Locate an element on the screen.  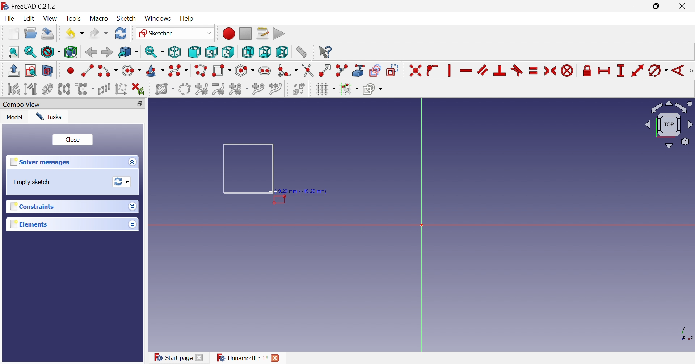
Constrain symmertical is located at coordinates (551, 71).